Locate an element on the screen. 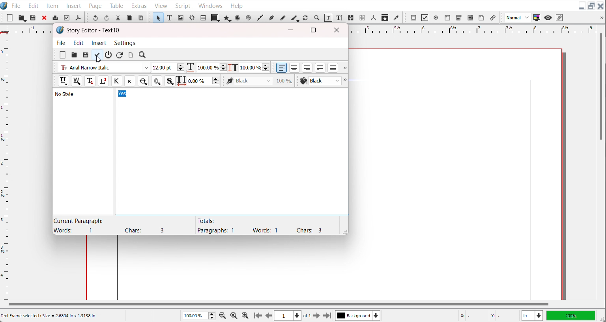 This screenshot has width=606, height=322. Copy is located at coordinates (129, 18).